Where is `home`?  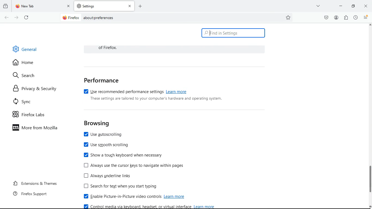 home is located at coordinates (26, 63).